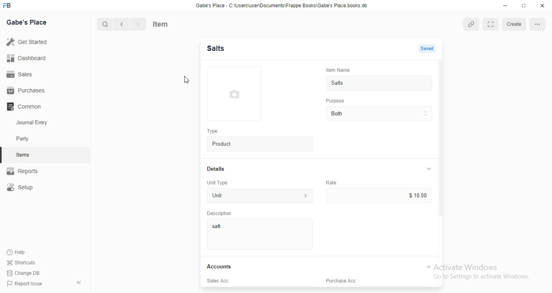 The image size is (552, 293). What do you see at coordinates (137, 25) in the screenshot?
I see `next` at bounding box center [137, 25].